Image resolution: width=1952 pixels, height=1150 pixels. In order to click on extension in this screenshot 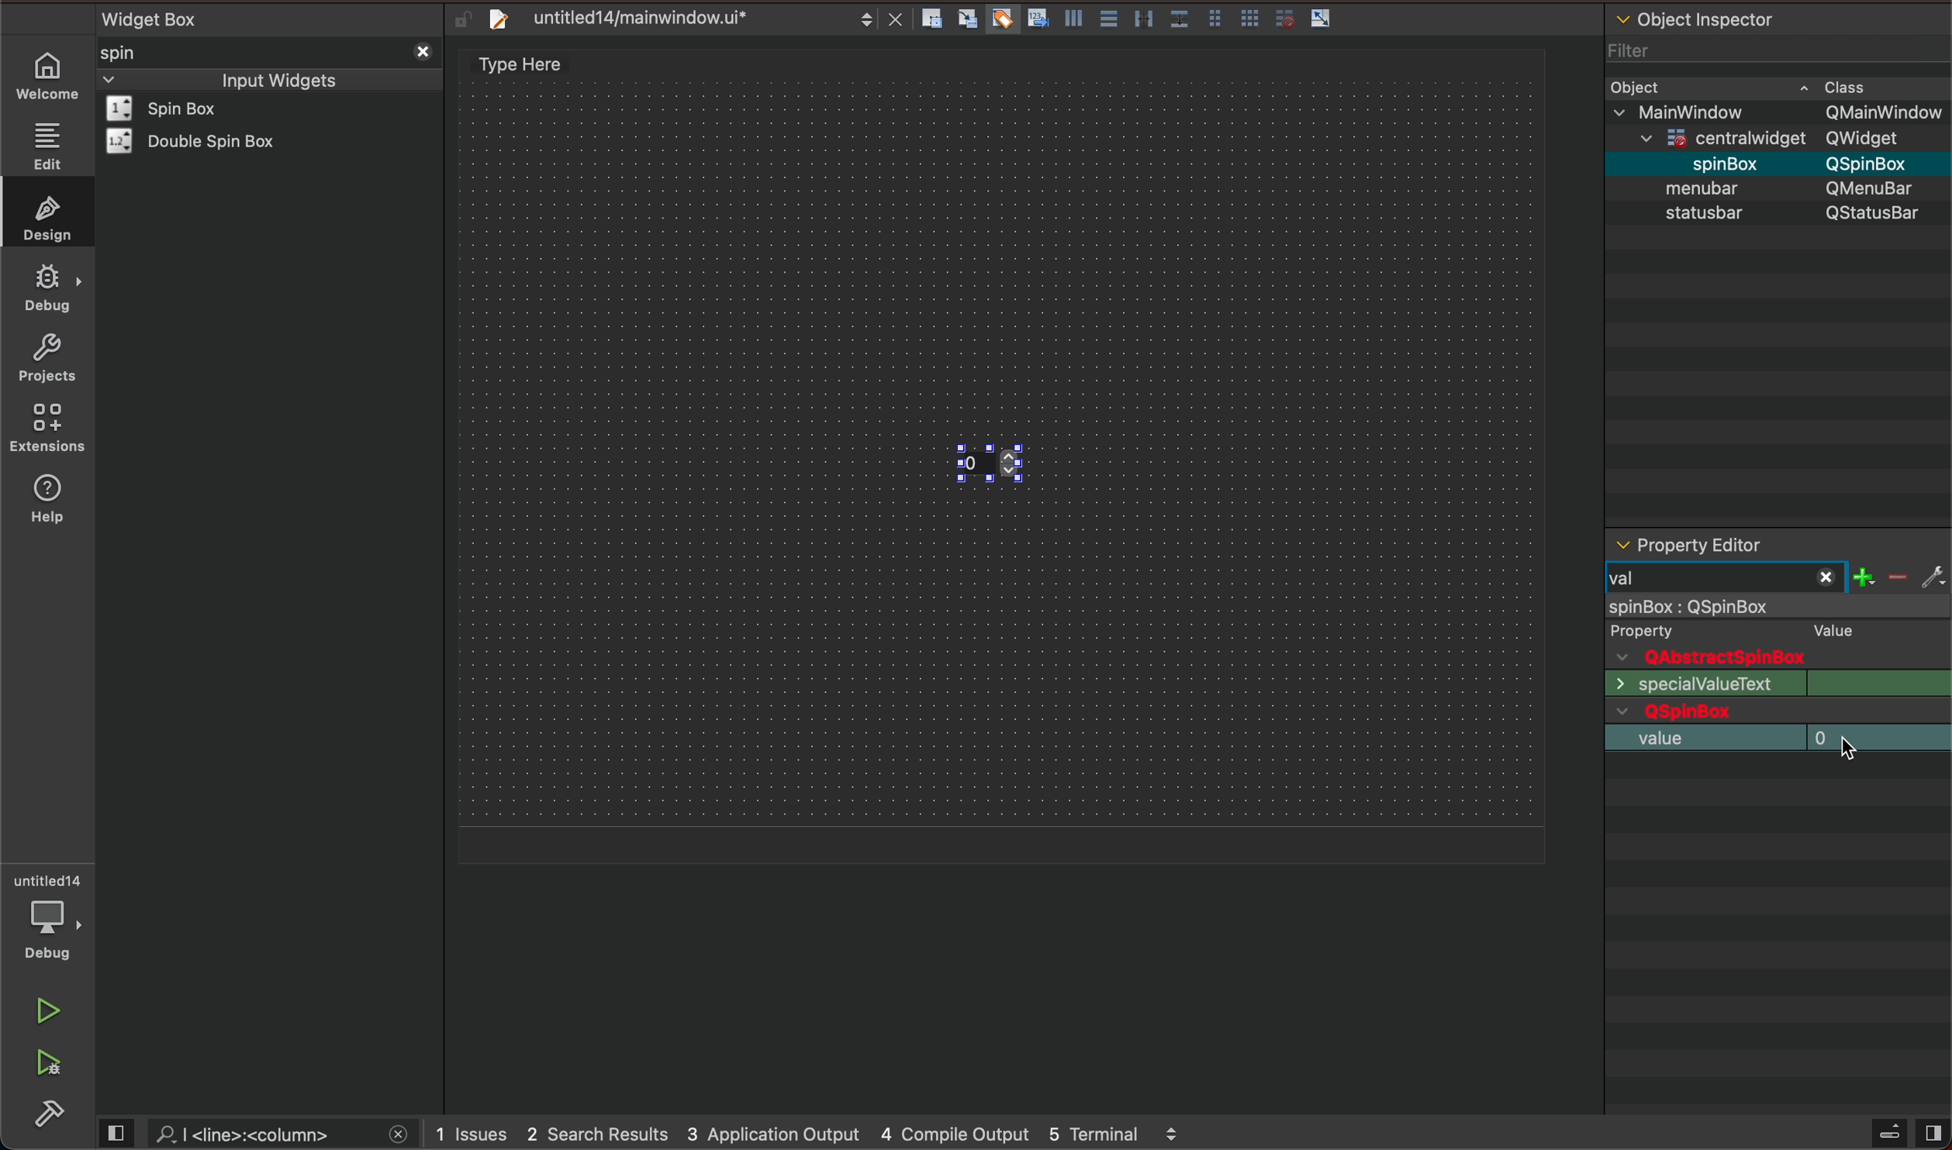, I will do `click(48, 429)`.